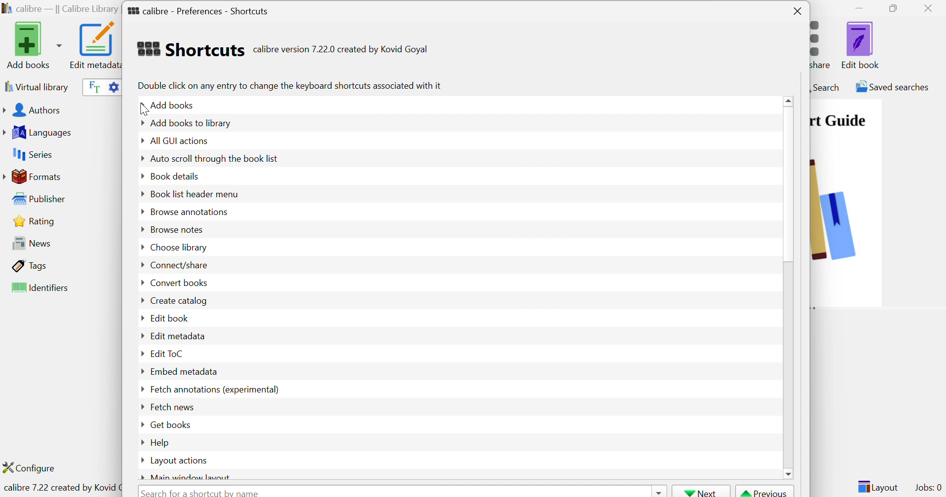  What do you see at coordinates (141, 283) in the screenshot?
I see `Drop Down` at bounding box center [141, 283].